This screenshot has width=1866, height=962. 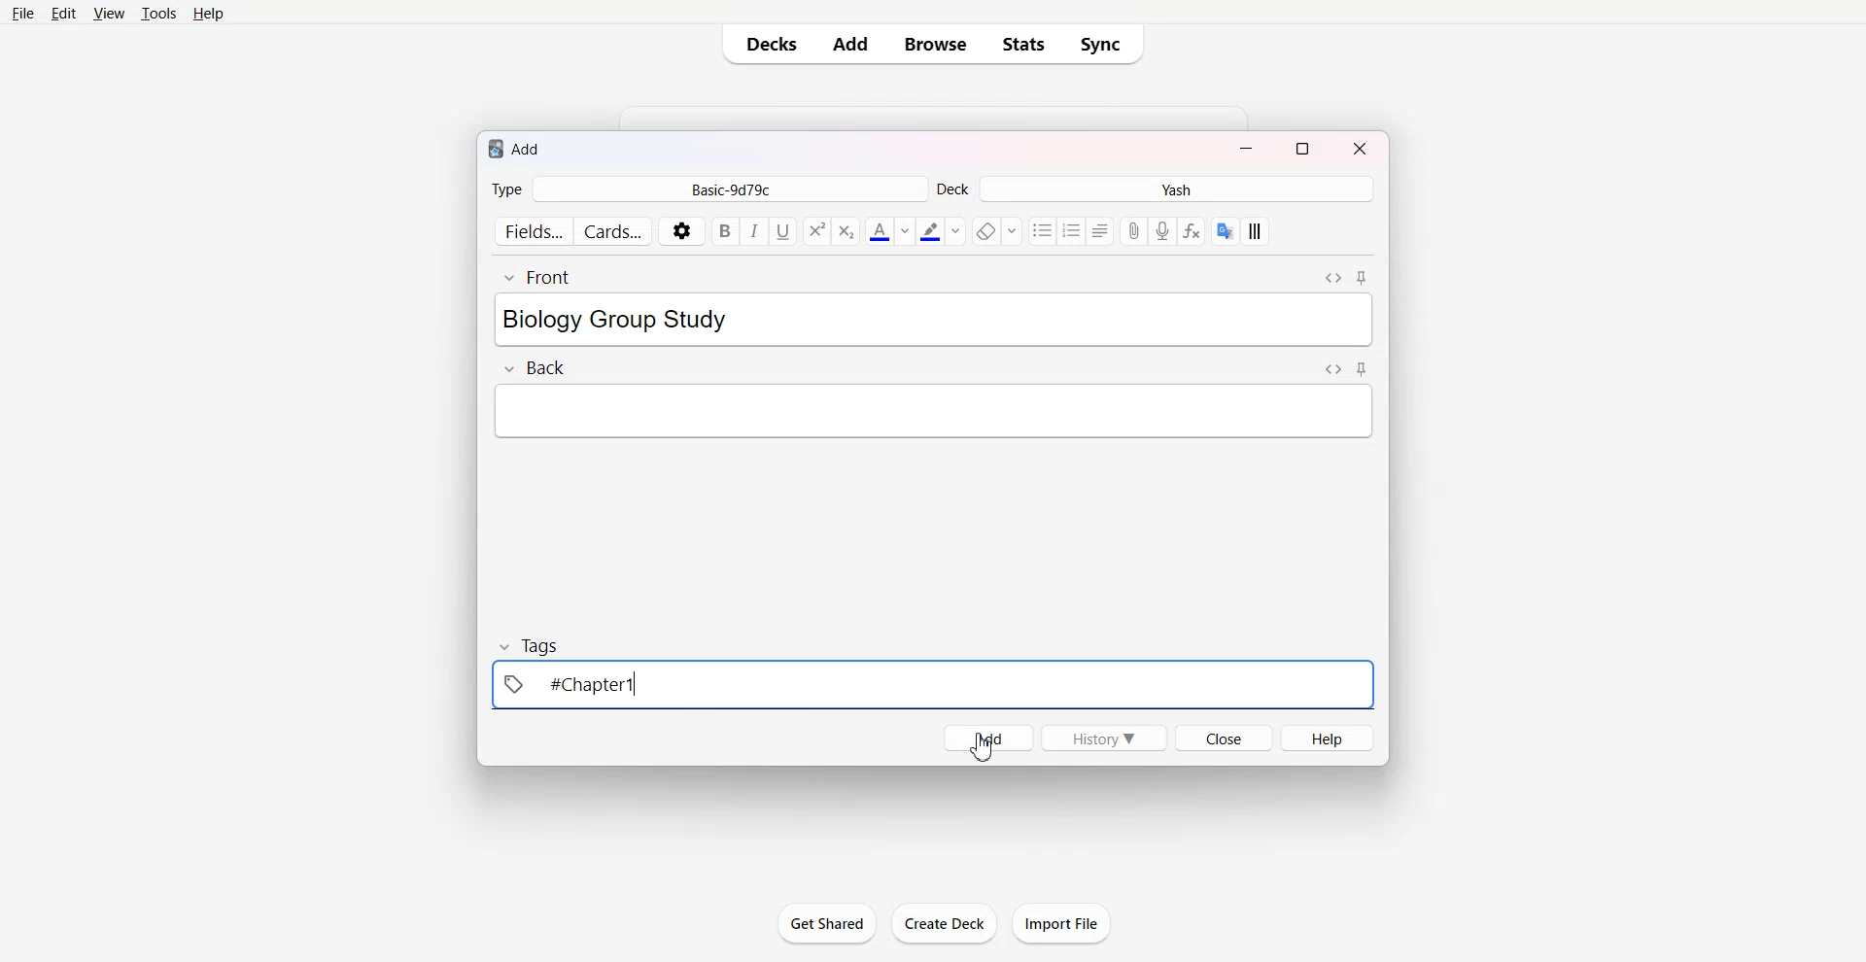 I want to click on Remove Format, so click(x=995, y=230).